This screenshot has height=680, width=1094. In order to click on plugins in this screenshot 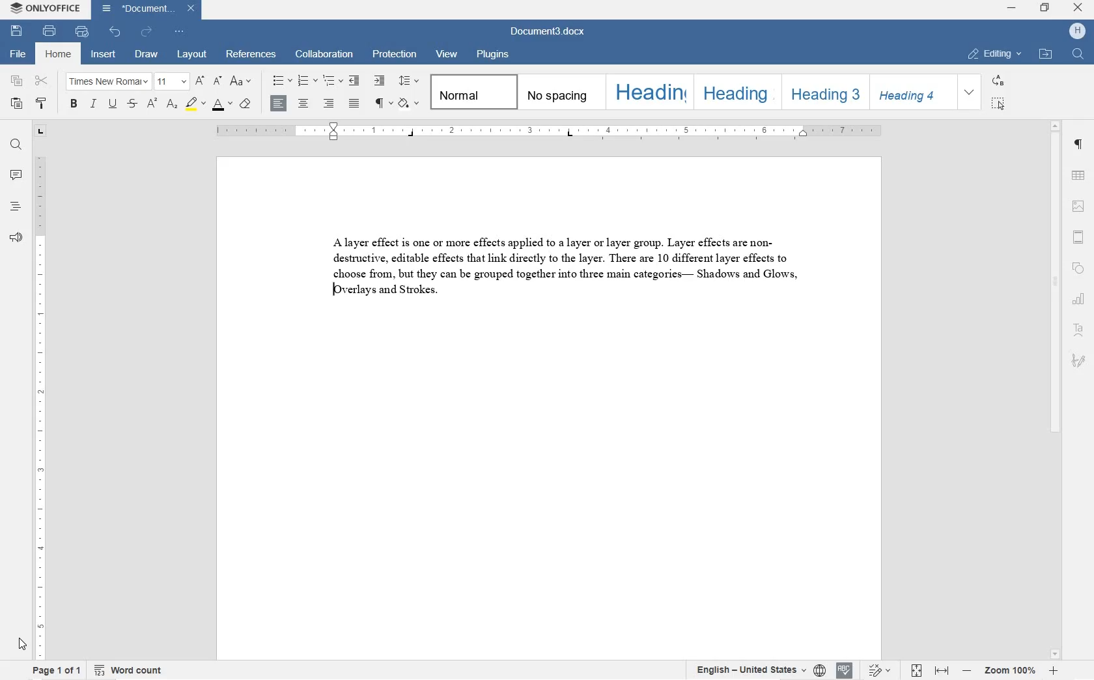, I will do `click(492, 55)`.